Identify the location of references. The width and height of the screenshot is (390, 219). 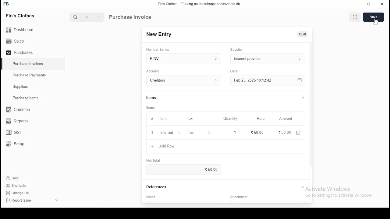
(157, 187).